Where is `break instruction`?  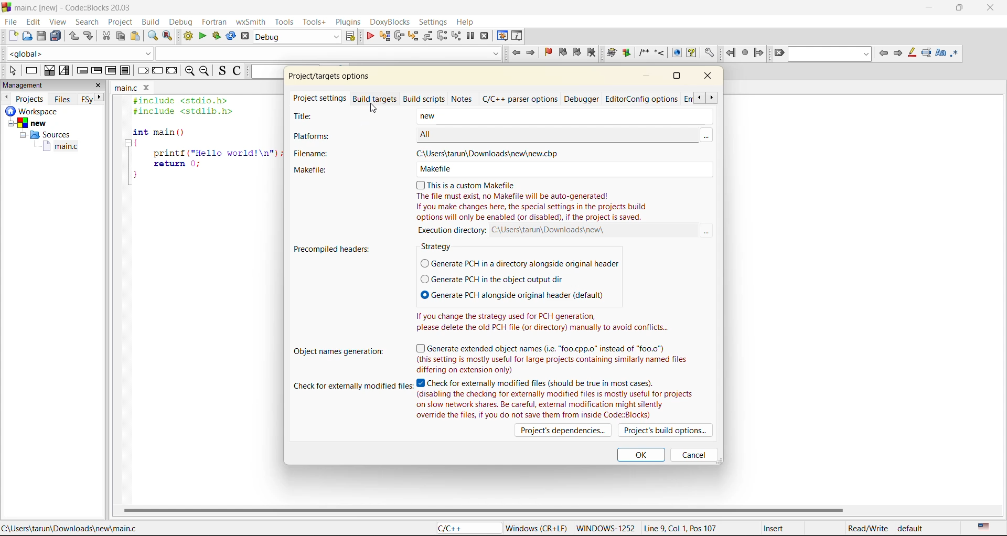
break instruction is located at coordinates (142, 71).